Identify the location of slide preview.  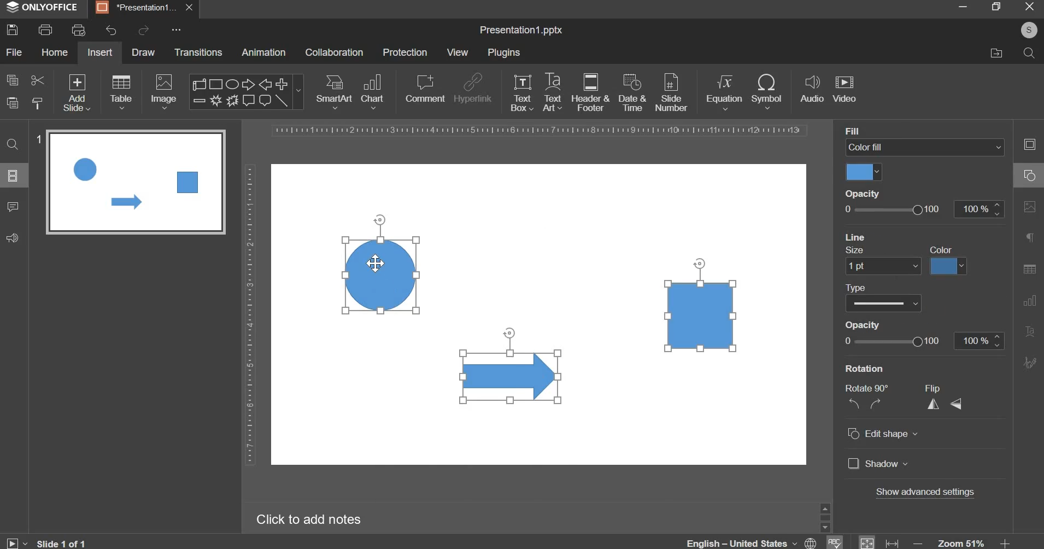
(136, 182).